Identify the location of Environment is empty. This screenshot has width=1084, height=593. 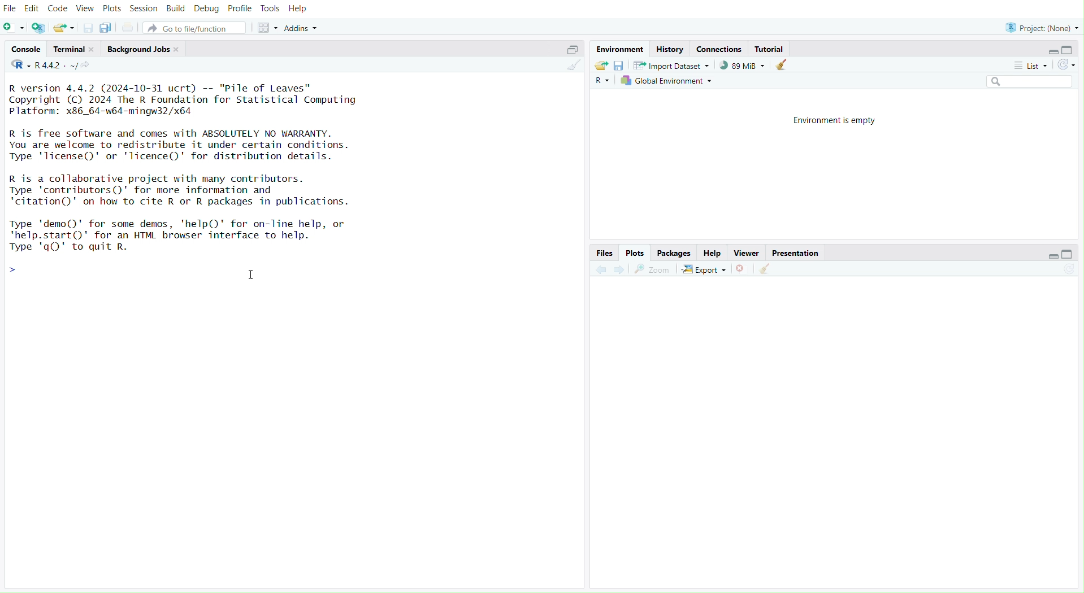
(839, 120).